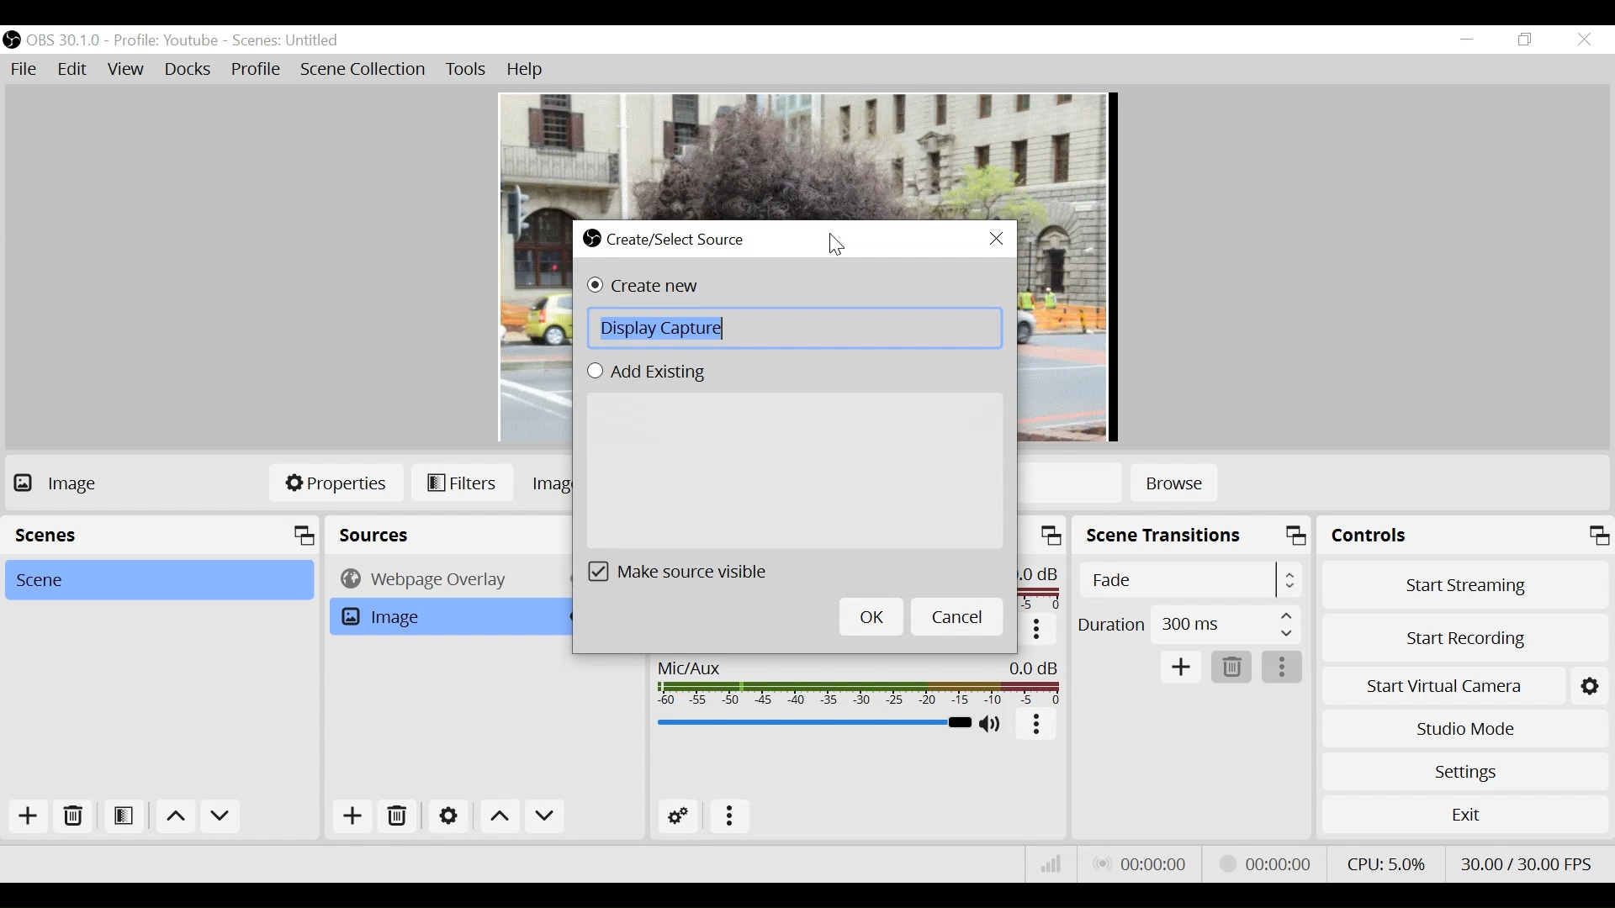 The height and width of the screenshot is (908, 1615). Describe the element at coordinates (1037, 631) in the screenshot. I see `` at that location.